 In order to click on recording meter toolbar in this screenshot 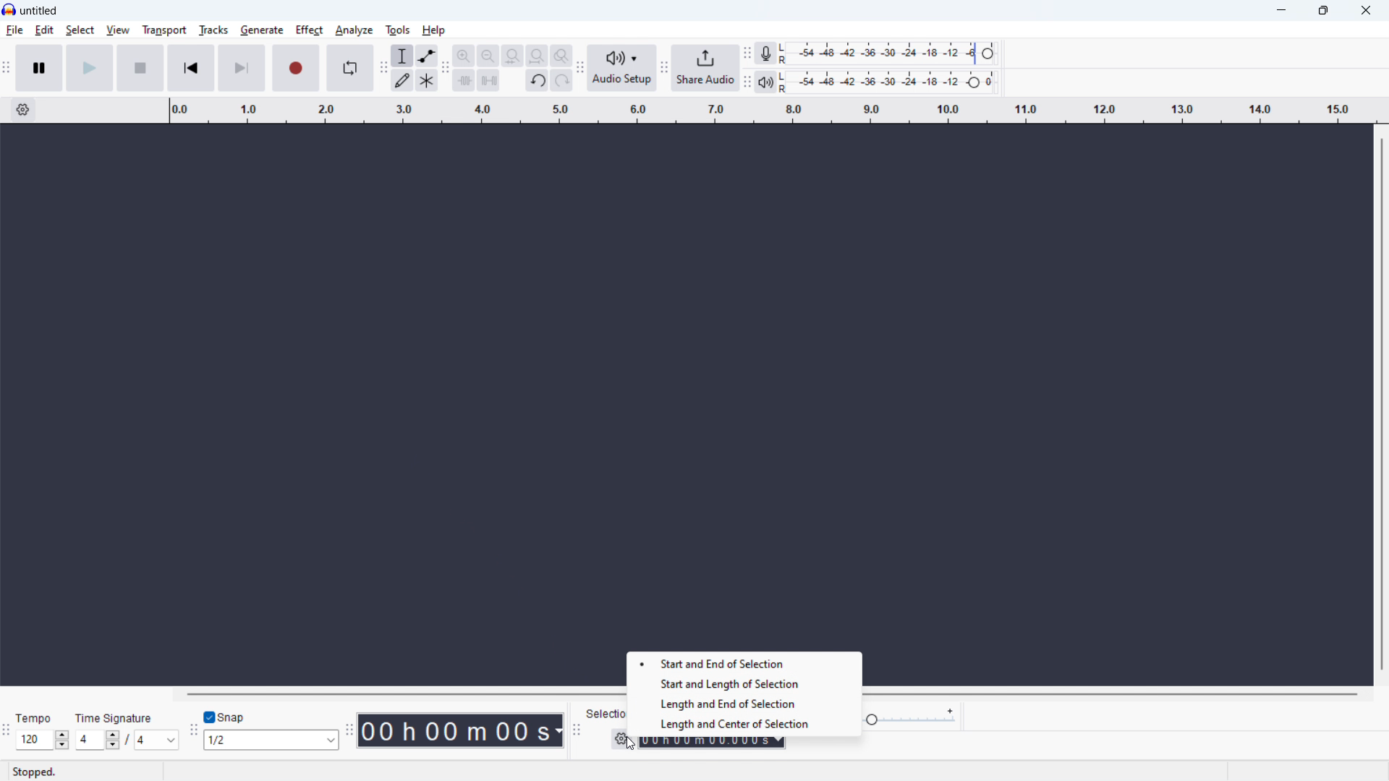, I will do `click(747, 54)`.